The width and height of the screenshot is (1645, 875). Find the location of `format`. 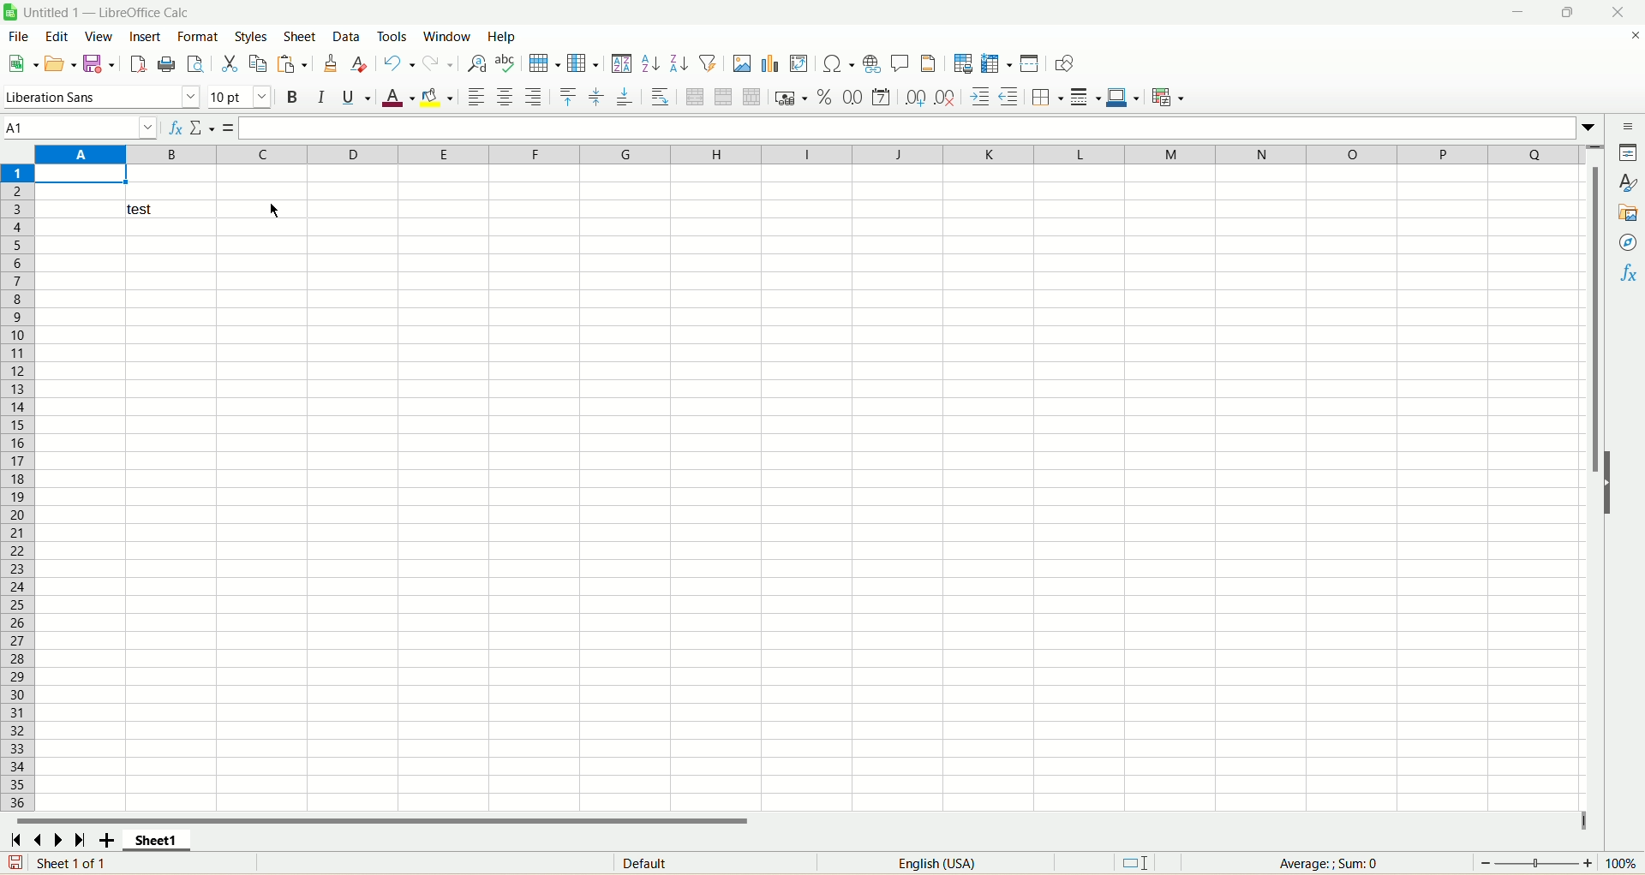

format is located at coordinates (197, 36).